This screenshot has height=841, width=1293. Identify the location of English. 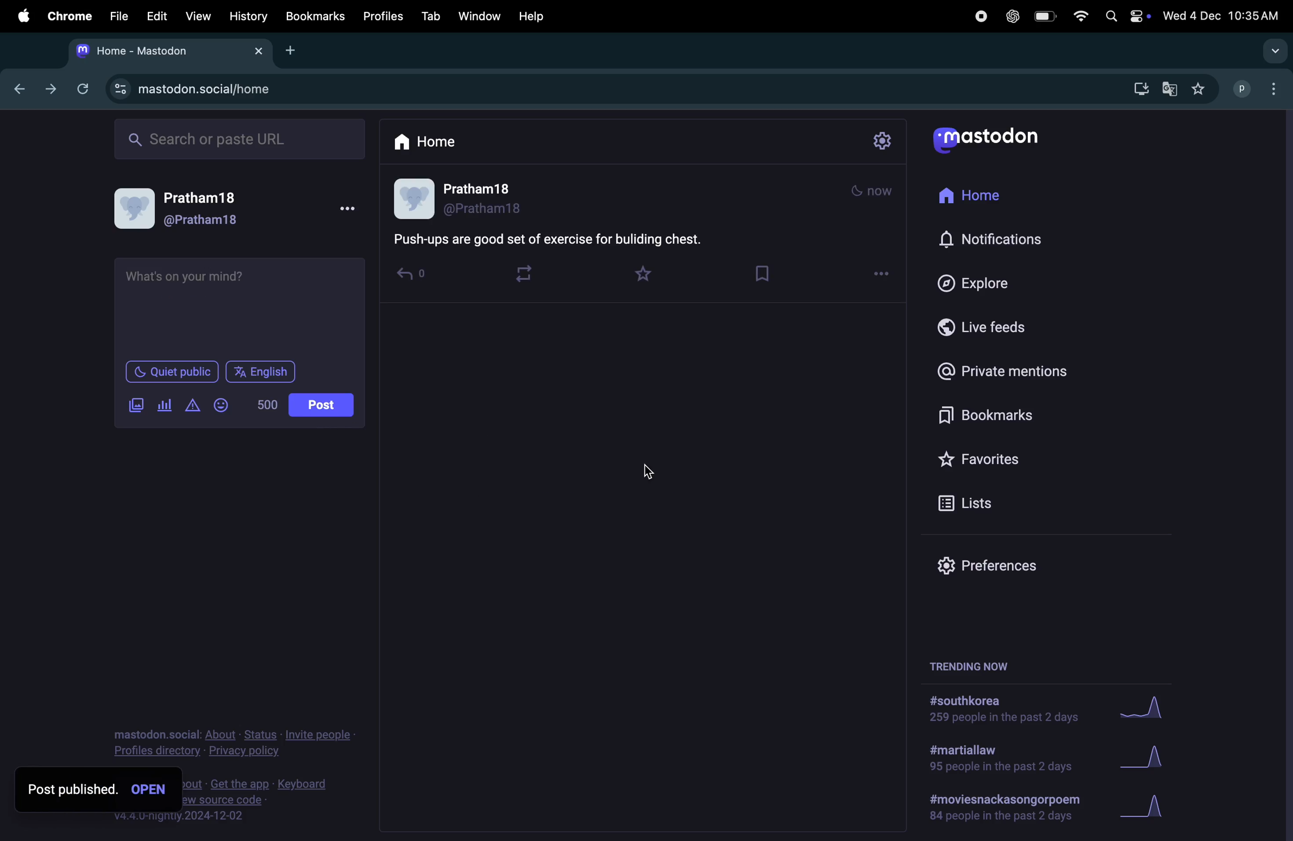
(260, 373).